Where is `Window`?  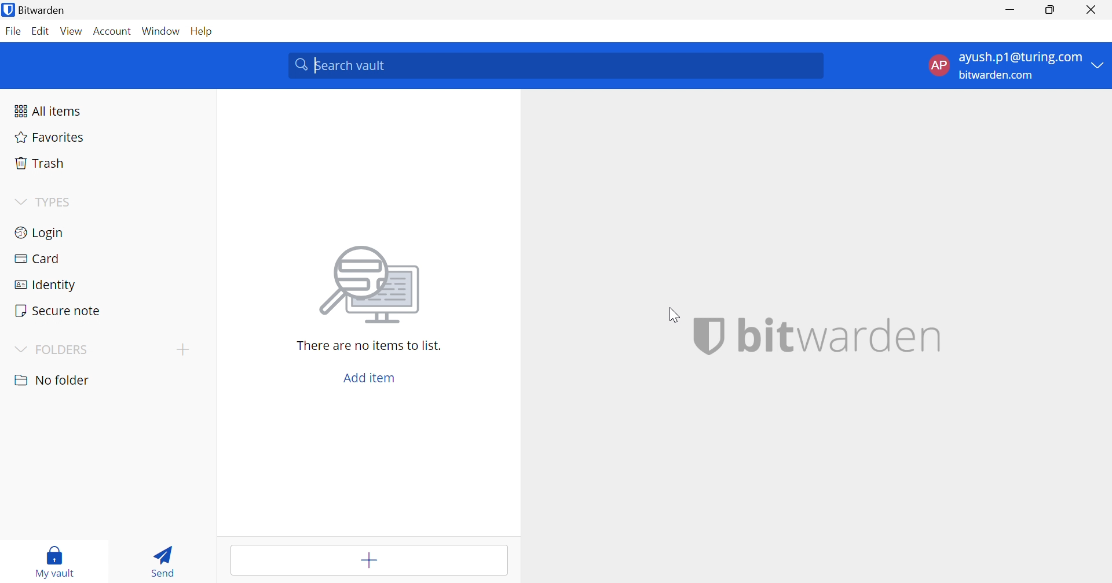 Window is located at coordinates (162, 31).